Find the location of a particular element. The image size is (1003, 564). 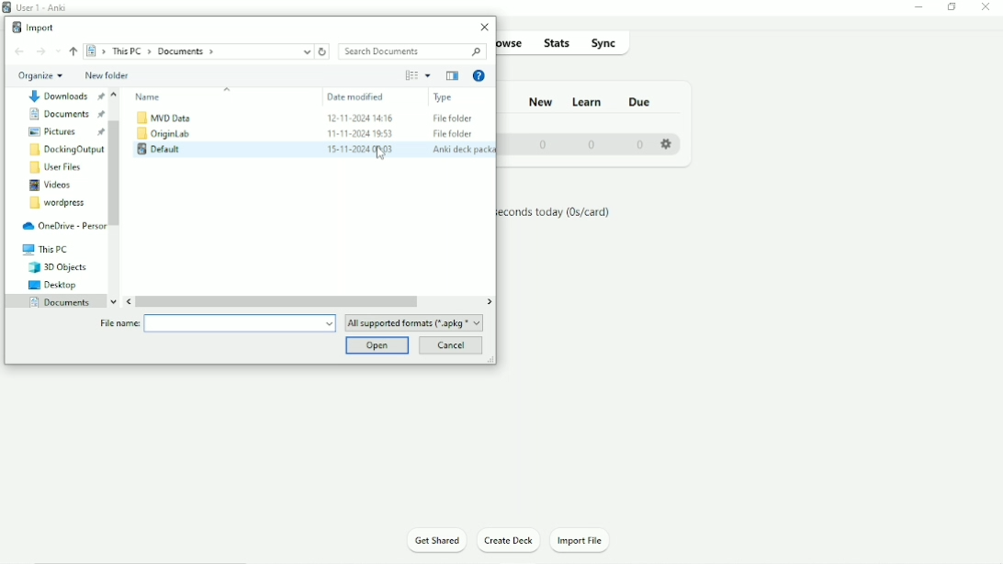

Restore down is located at coordinates (952, 7).